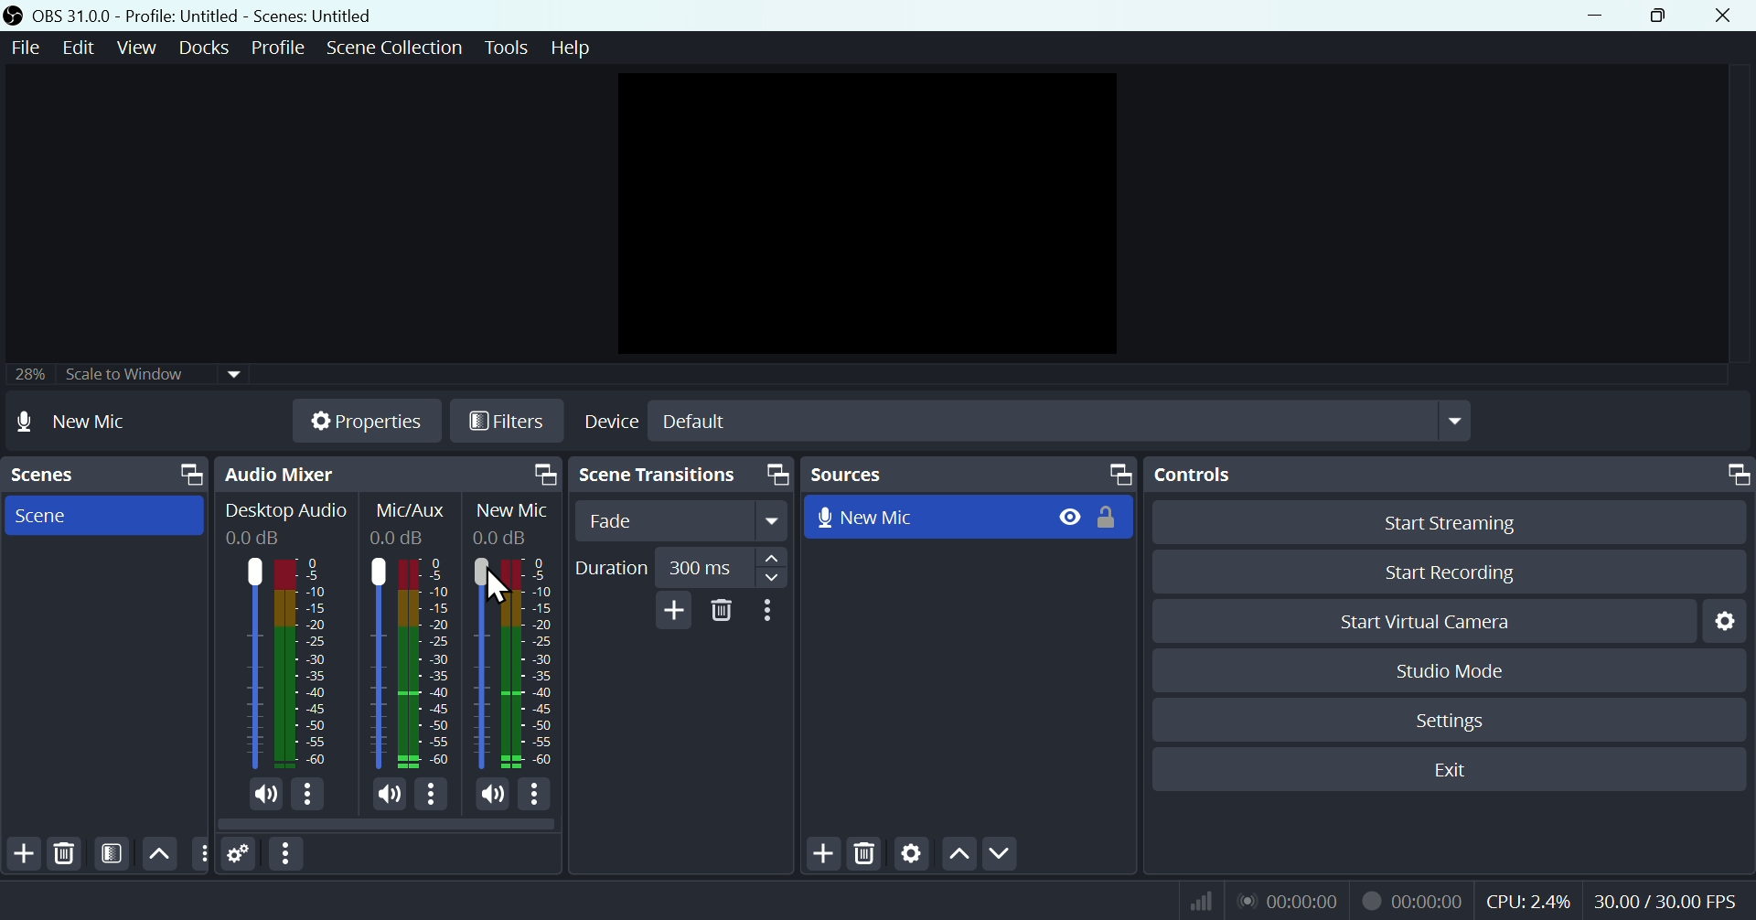  What do you see at coordinates (75, 48) in the screenshot?
I see `Edit` at bounding box center [75, 48].